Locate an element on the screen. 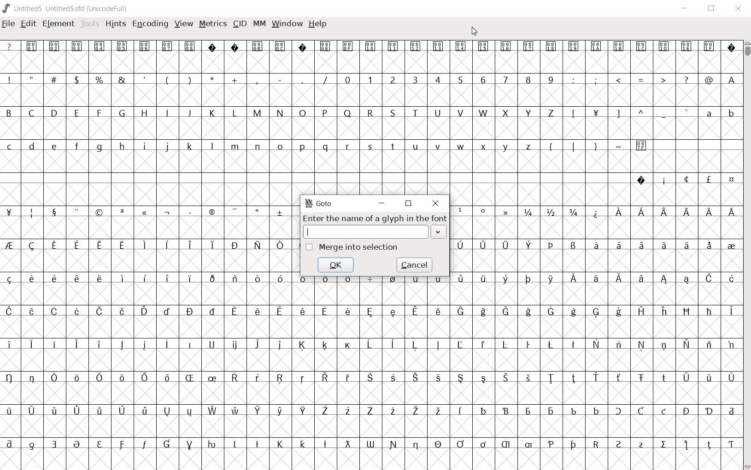 The width and height of the screenshot is (751, 470). ok is located at coordinates (336, 264).